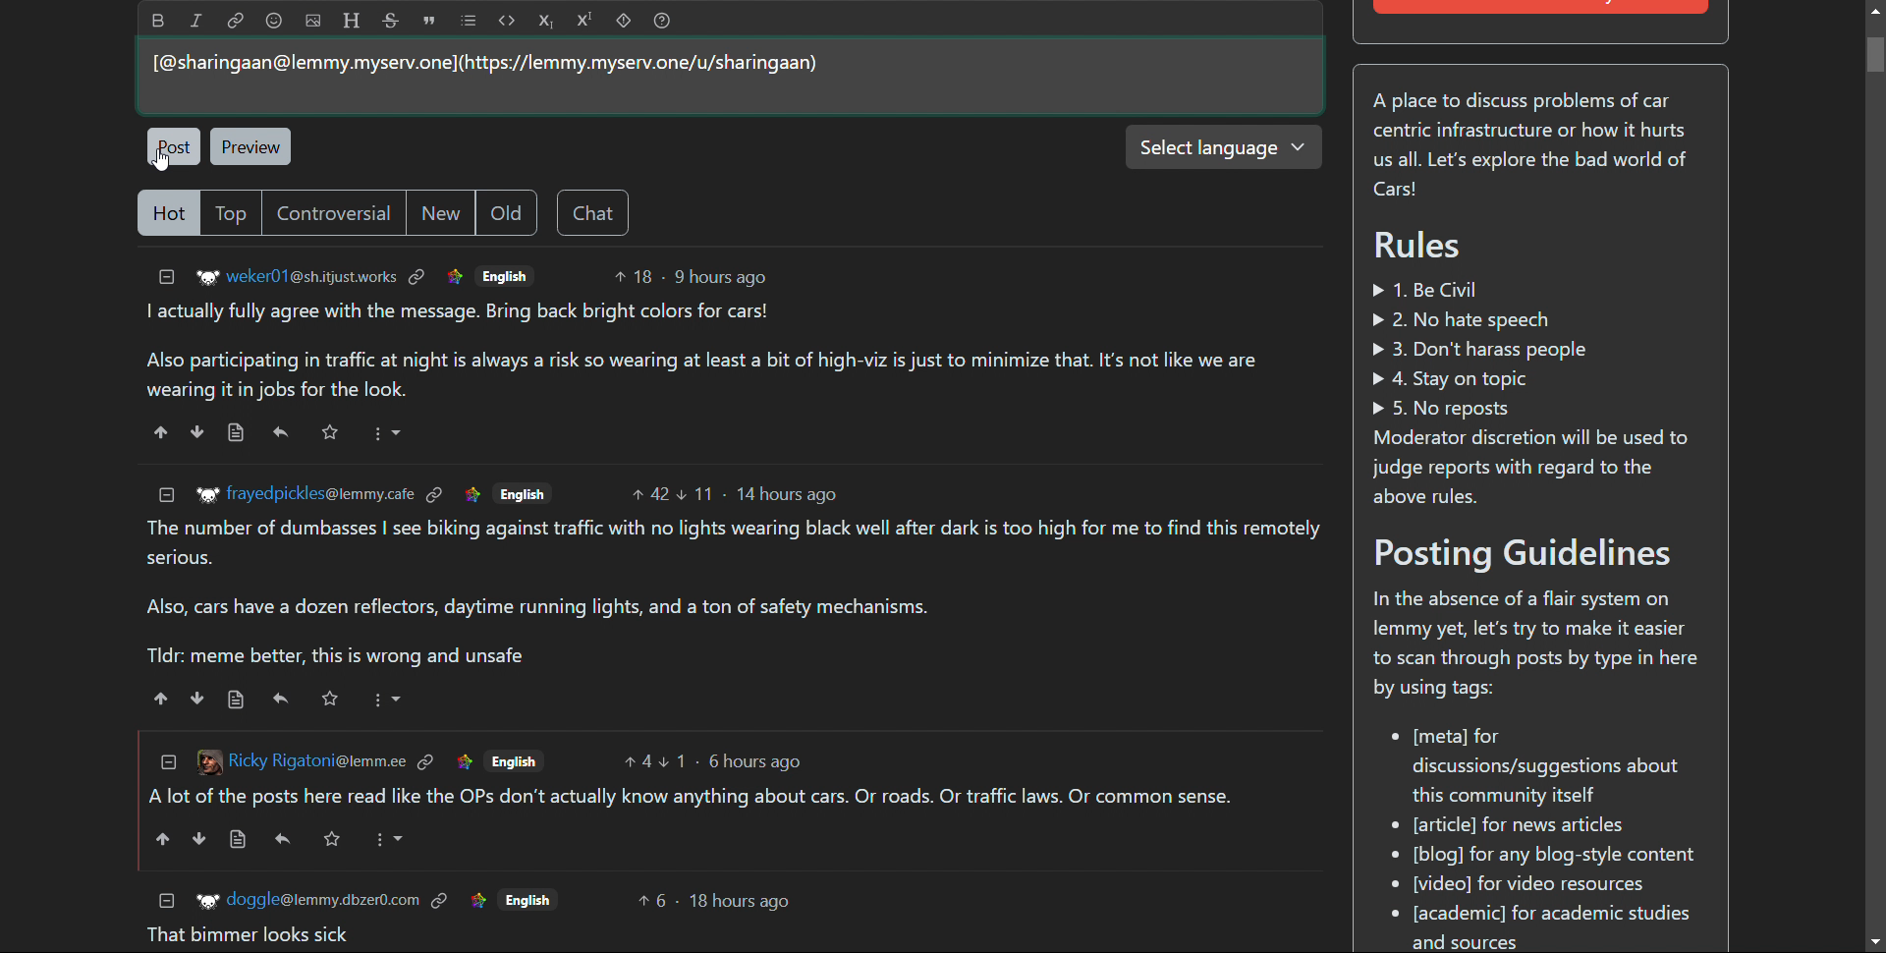  Describe the element at coordinates (786, 494) in the screenshot. I see `14 hours ago` at that location.